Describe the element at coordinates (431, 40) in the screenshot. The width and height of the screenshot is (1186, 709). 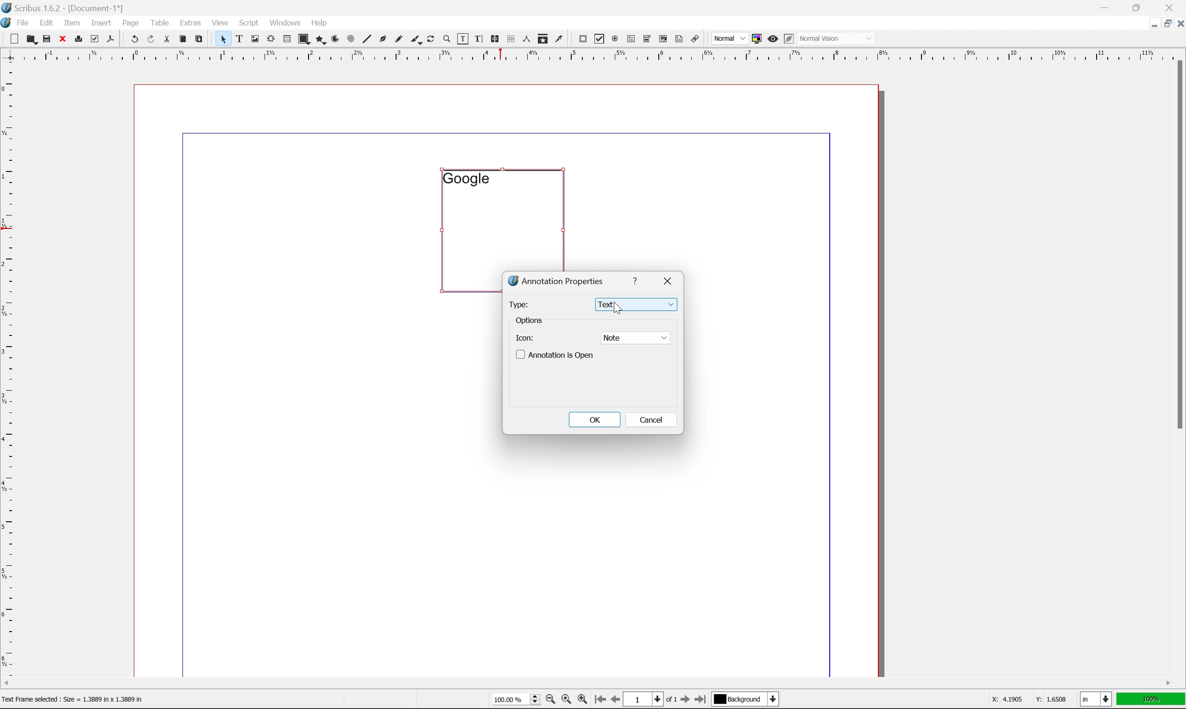
I see `rotate item` at that location.